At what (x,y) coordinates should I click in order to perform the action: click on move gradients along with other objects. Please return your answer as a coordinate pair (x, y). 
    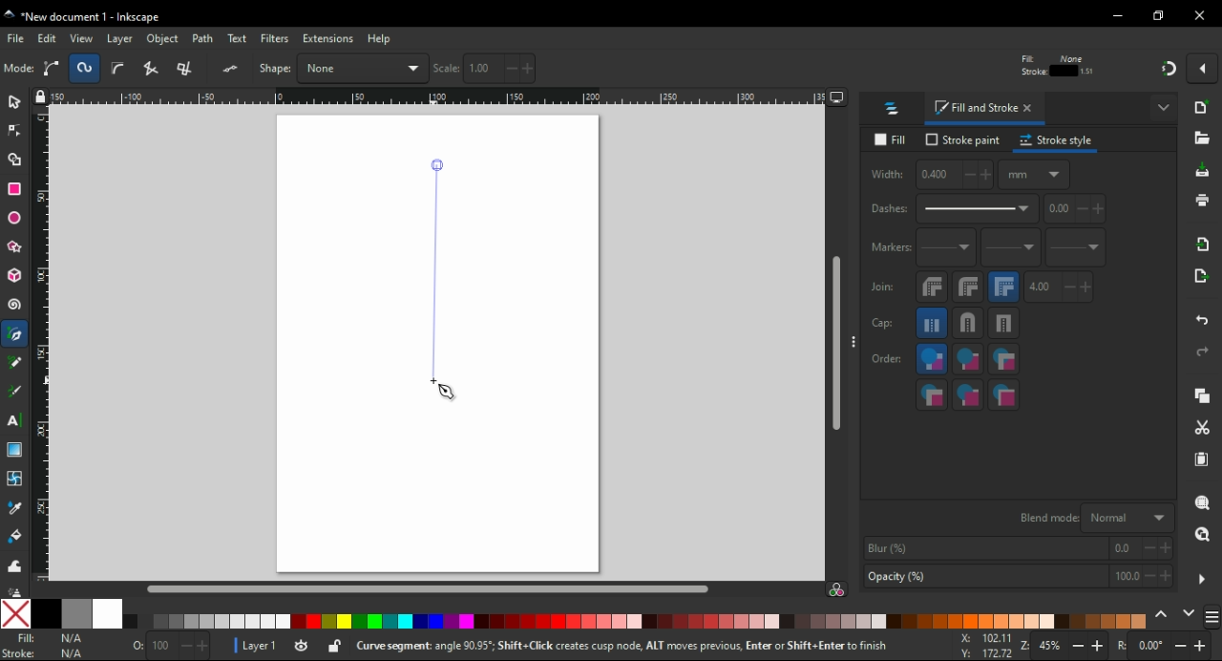
    Looking at the image, I should click on (1090, 69).